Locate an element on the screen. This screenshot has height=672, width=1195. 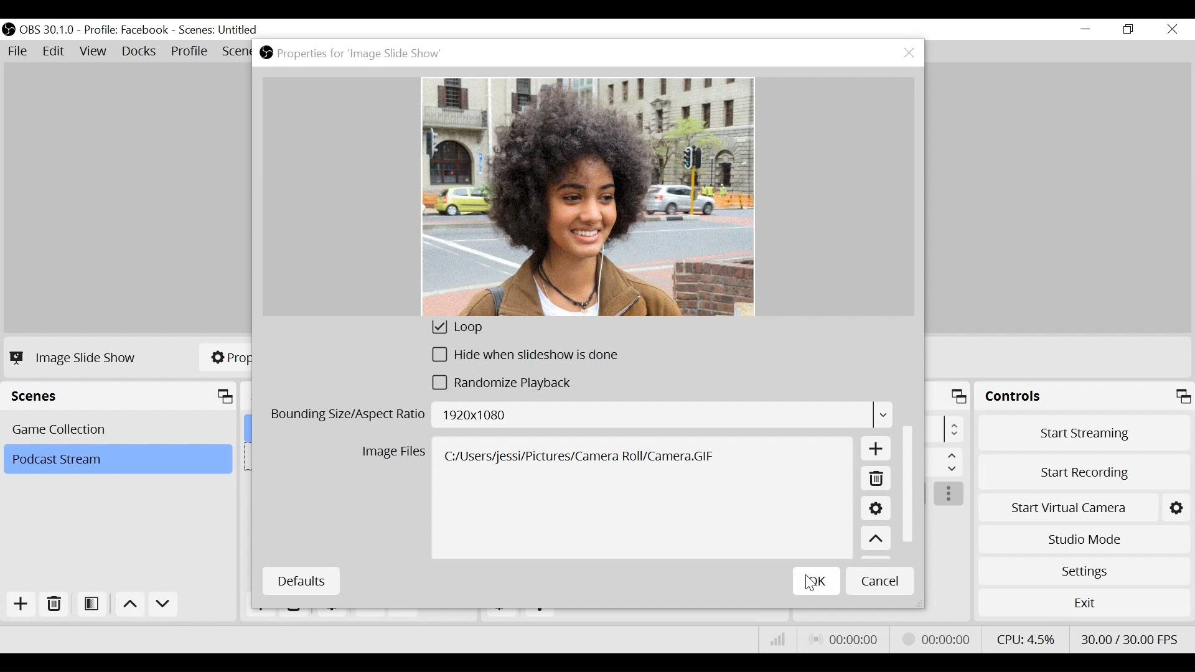
C:/Users/jessi/Pictures/Camera Roll/Camera.GIF is located at coordinates (644, 497).